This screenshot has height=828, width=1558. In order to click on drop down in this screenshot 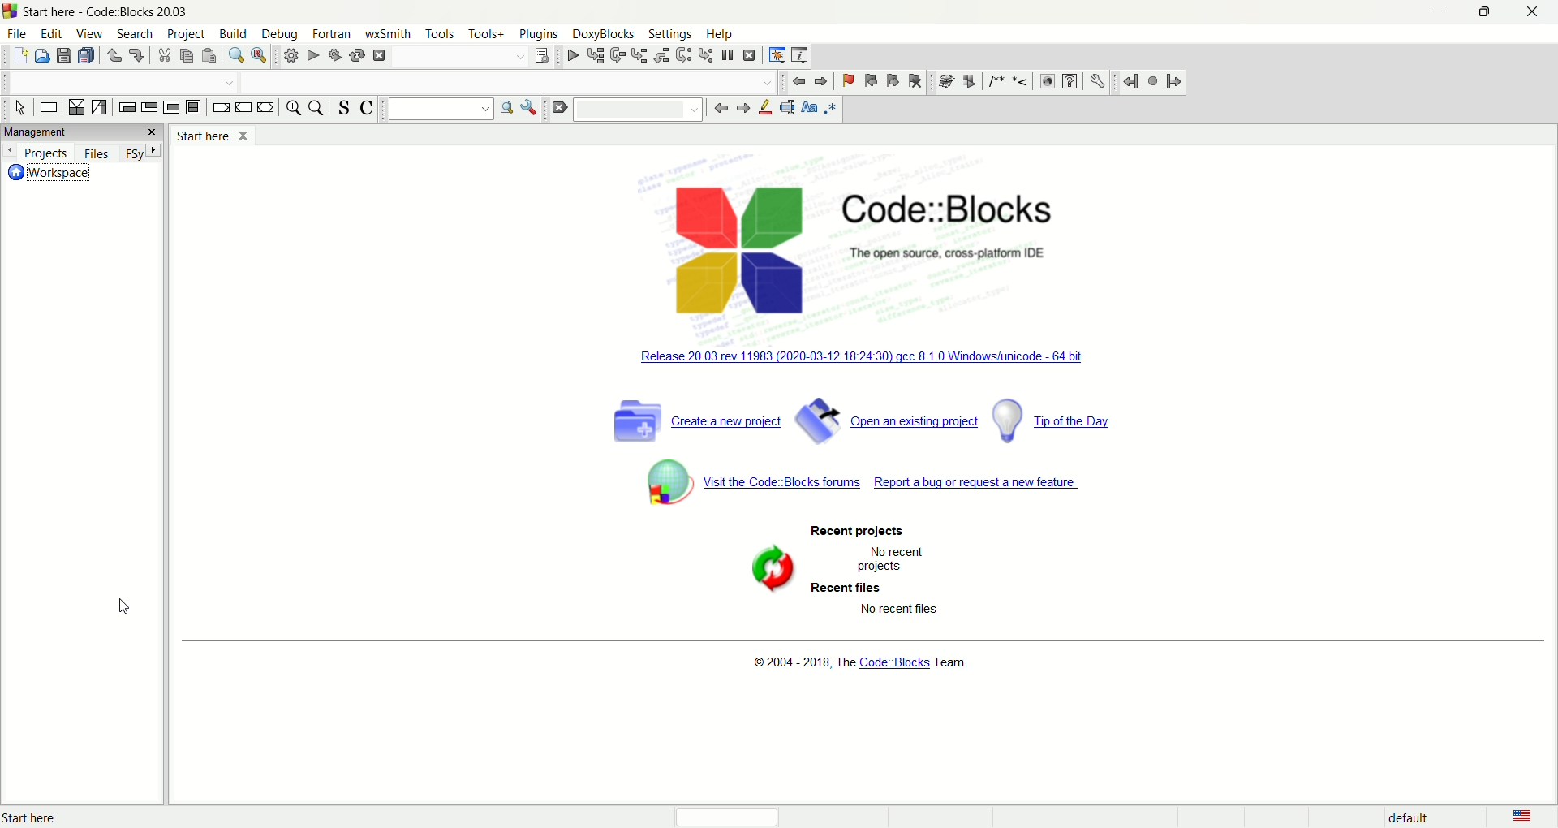, I will do `click(513, 82)`.